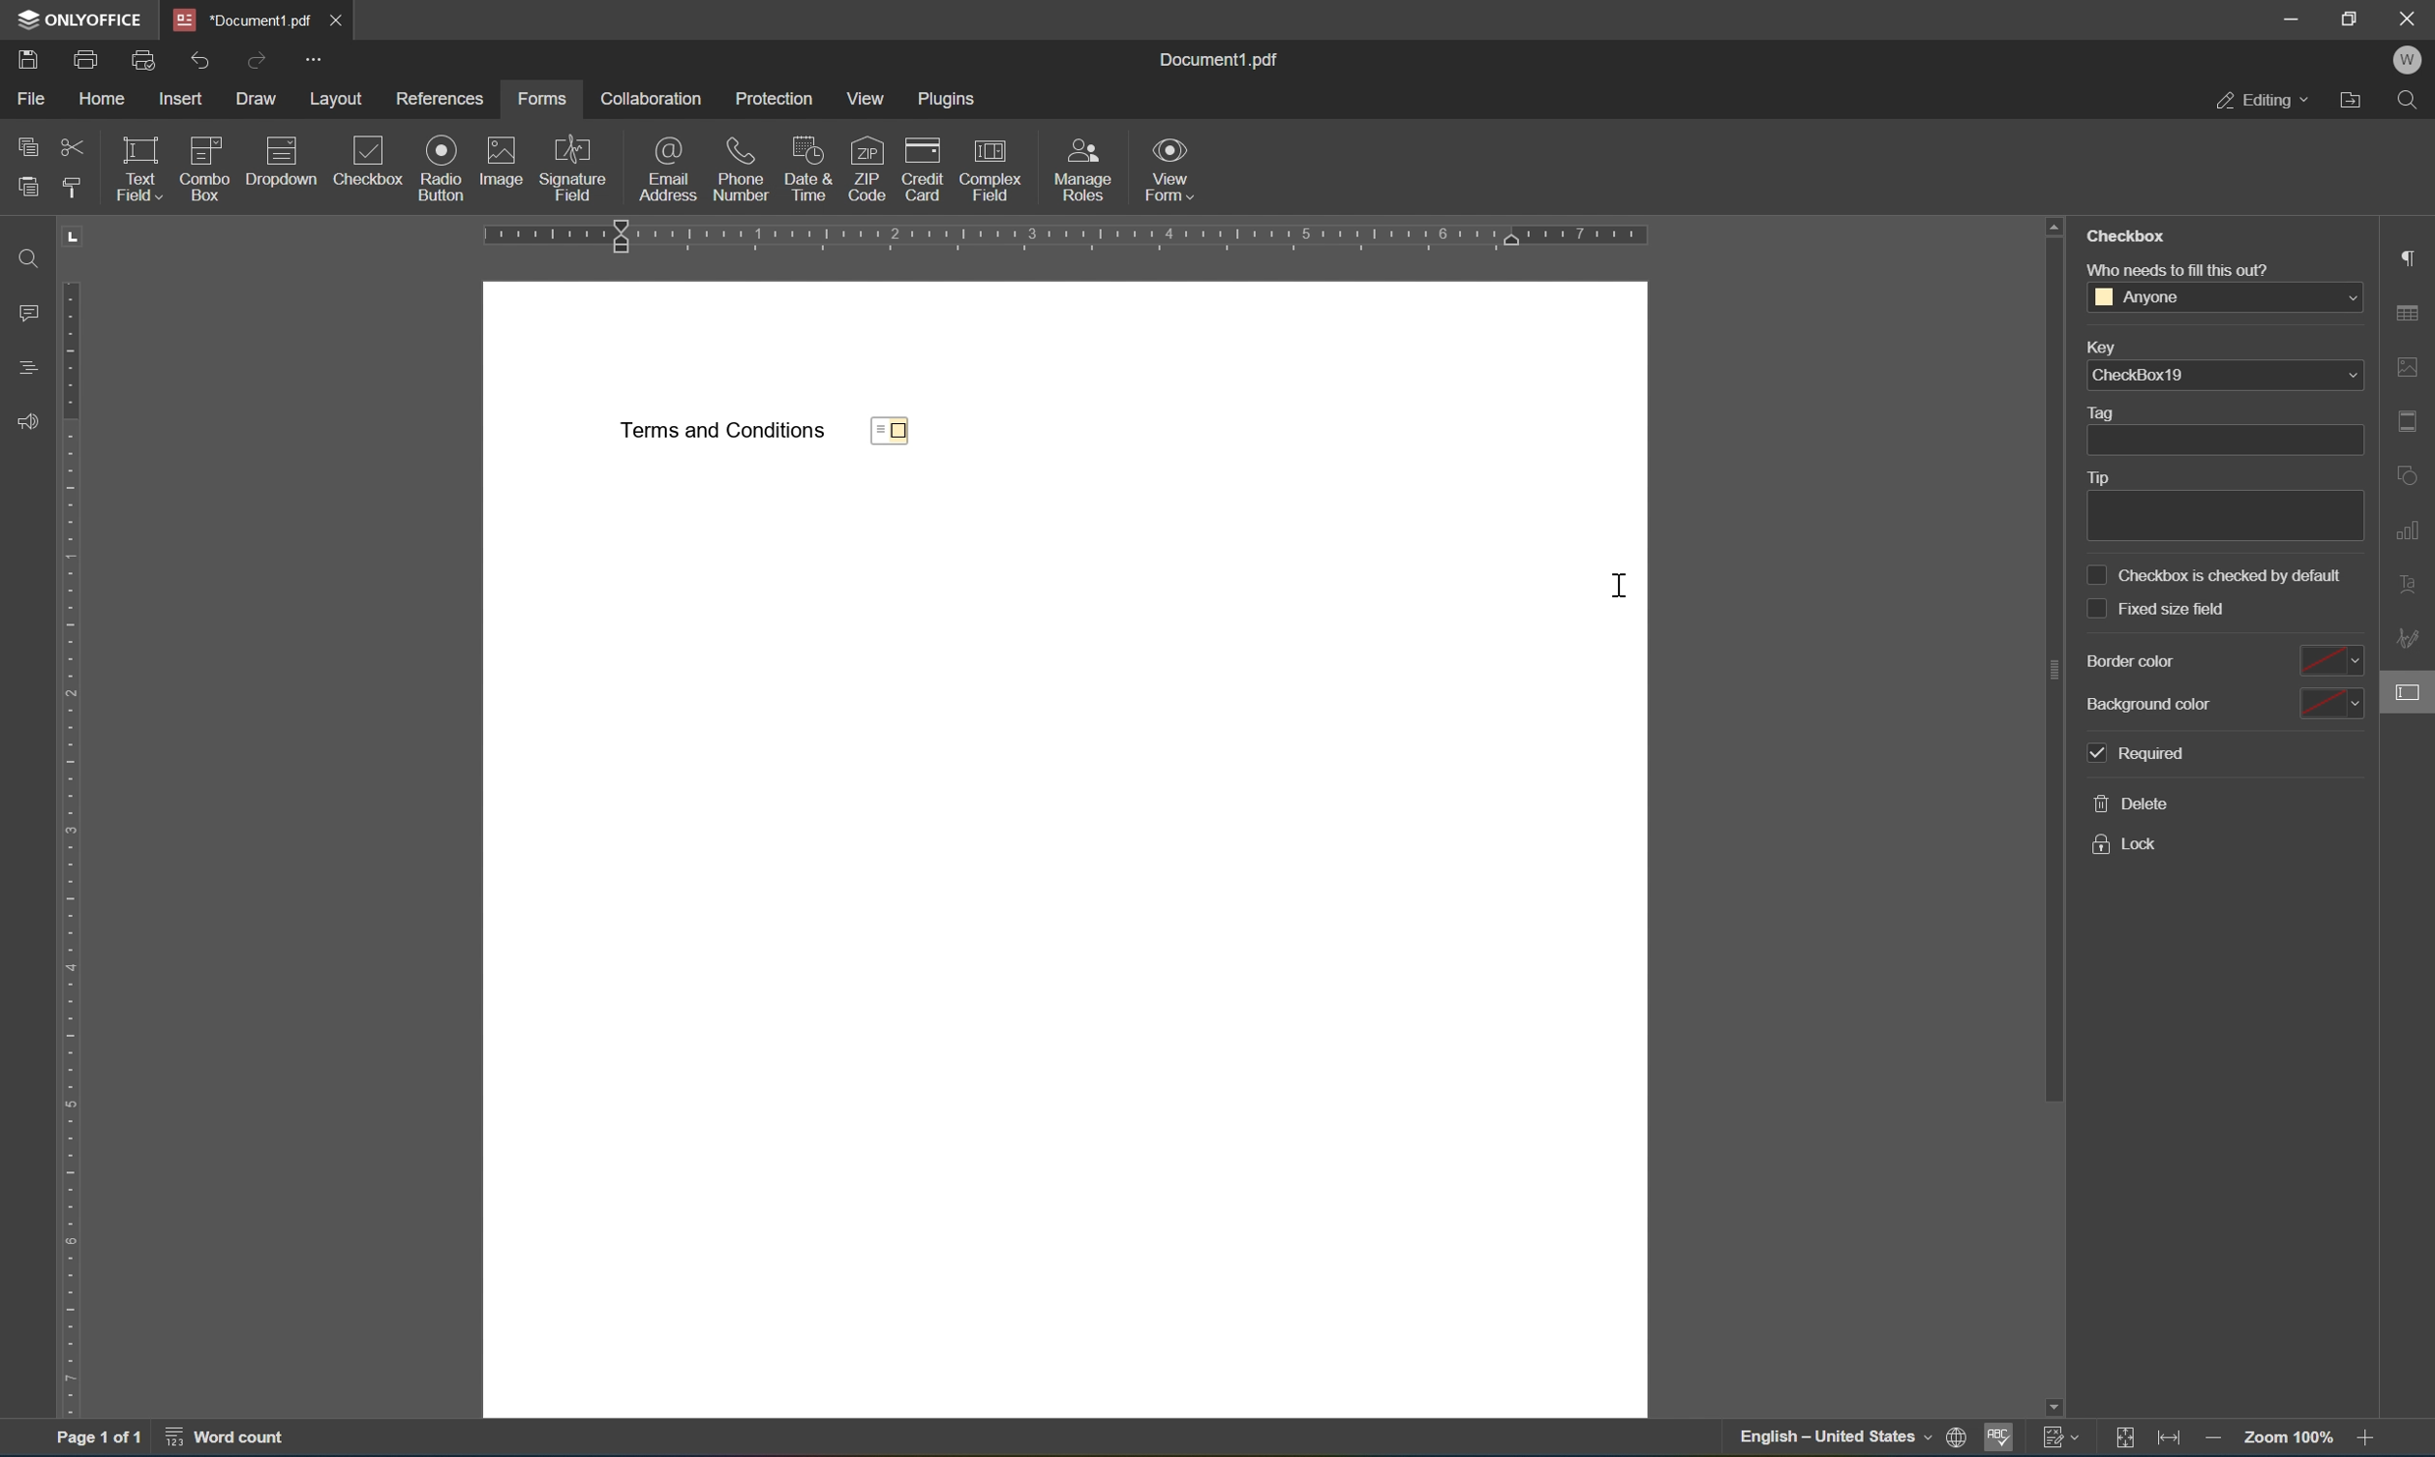  I want to click on key, so click(2103, 346).